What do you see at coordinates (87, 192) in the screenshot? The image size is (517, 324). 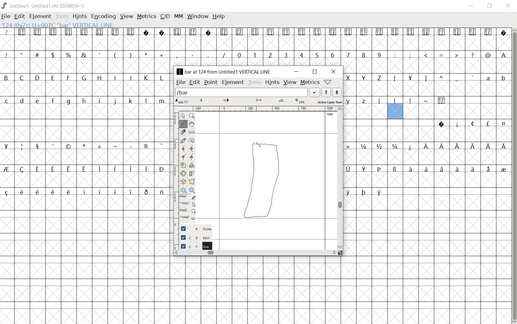 I see `special letters` at bounding box center [87, 192].